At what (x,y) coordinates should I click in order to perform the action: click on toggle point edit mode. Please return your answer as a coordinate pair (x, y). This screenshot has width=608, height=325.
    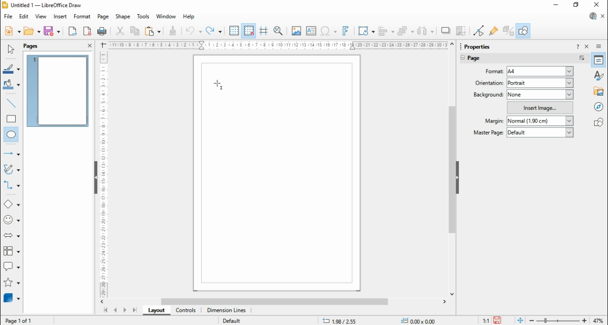
    Looking at the image, I should click on (480, 31).